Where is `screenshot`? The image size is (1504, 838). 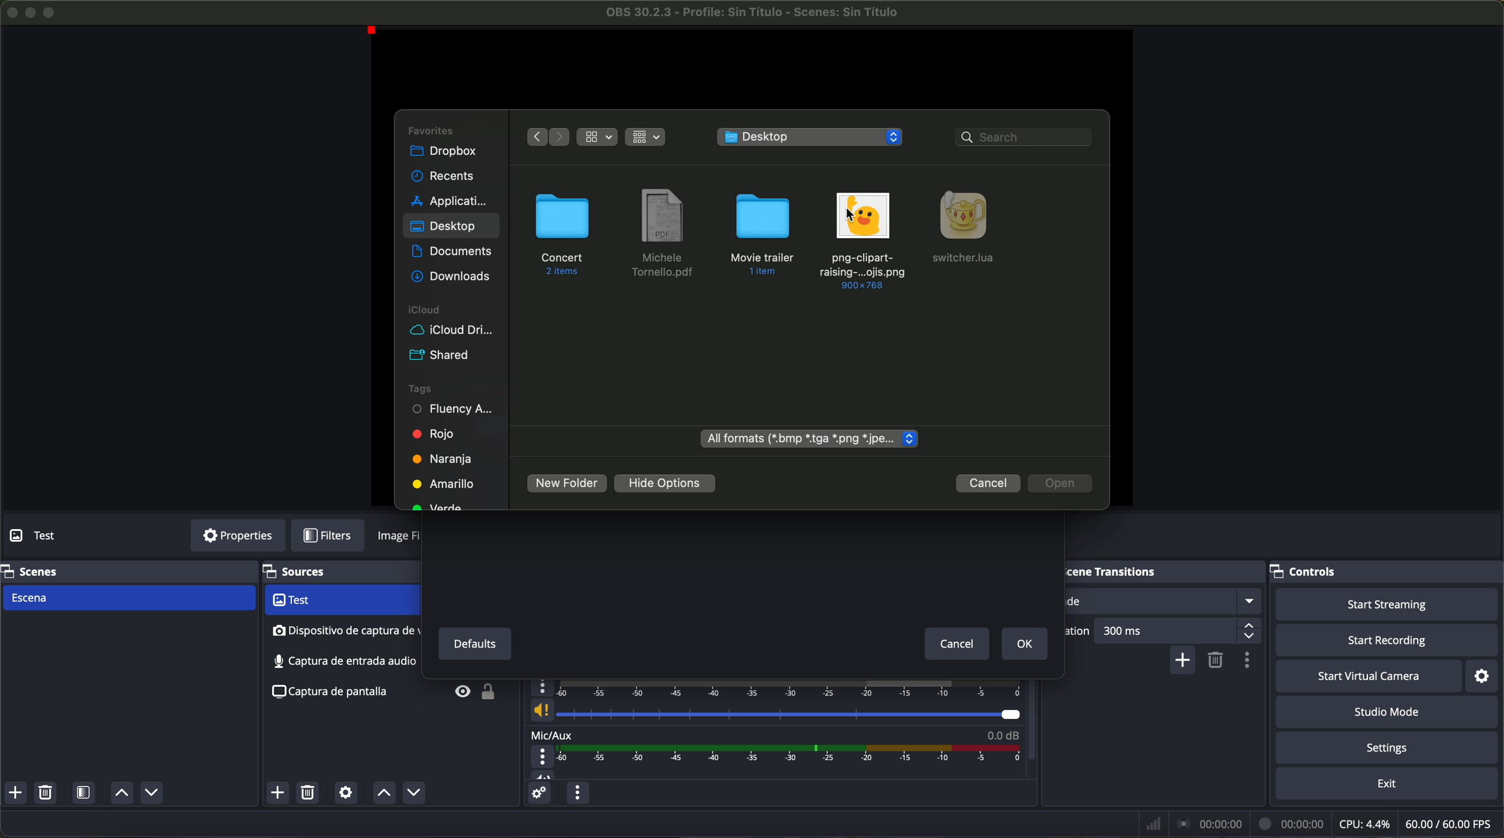
screenshot is located at coordinates (335, 693).